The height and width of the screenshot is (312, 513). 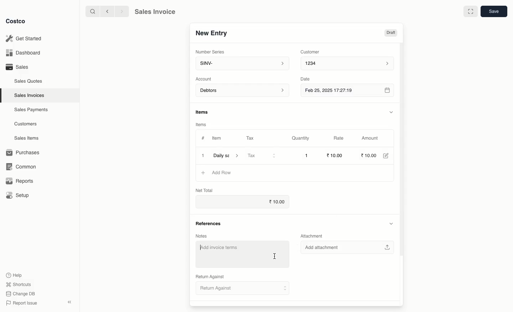 What do you see at coordinates (243, 289) in the screenshot?
I see `Retum Against ` at bounding box center [243, 289].